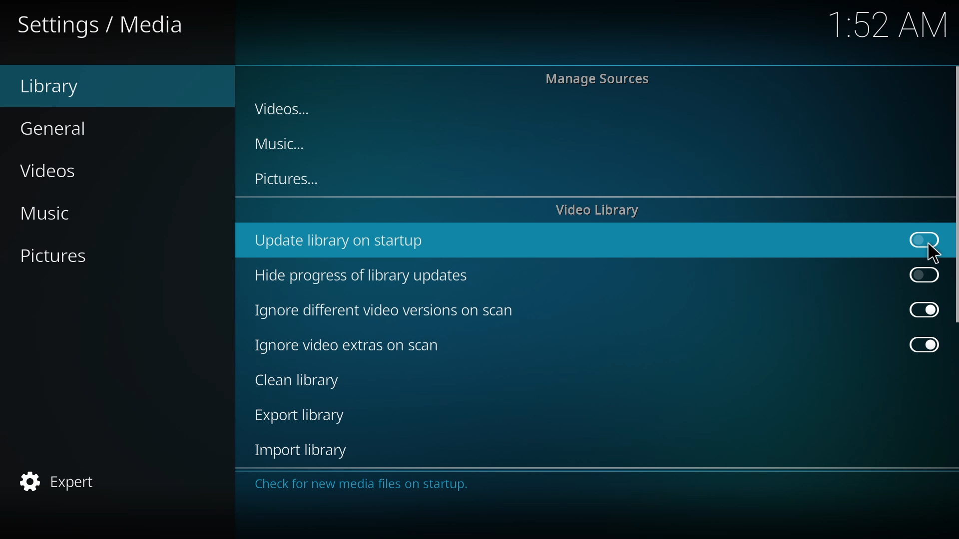 Image resolution: width=959 pixels, height=539 pixels. What do you see at coordinates (354, 346) in the screenshot?
I see `ignore video extras on scan` at bounding box center [354, 346].